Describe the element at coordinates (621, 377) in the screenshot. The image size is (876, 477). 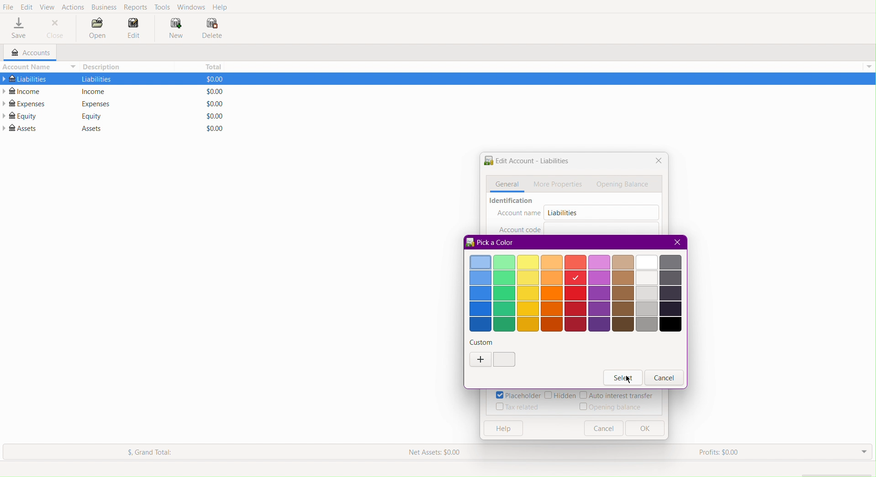
I see `Select` at that location.